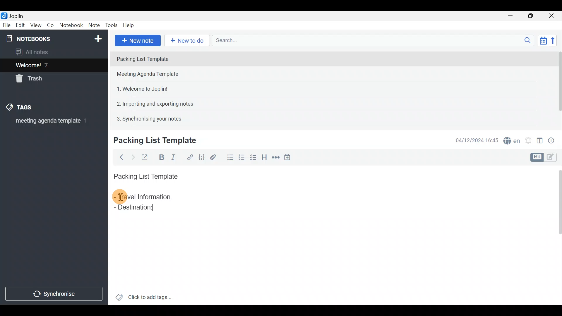 This screenshot has height=316, width=562. Describe the element at coordinates (132, 157) in the screenshot. I see `Forward` at that location.